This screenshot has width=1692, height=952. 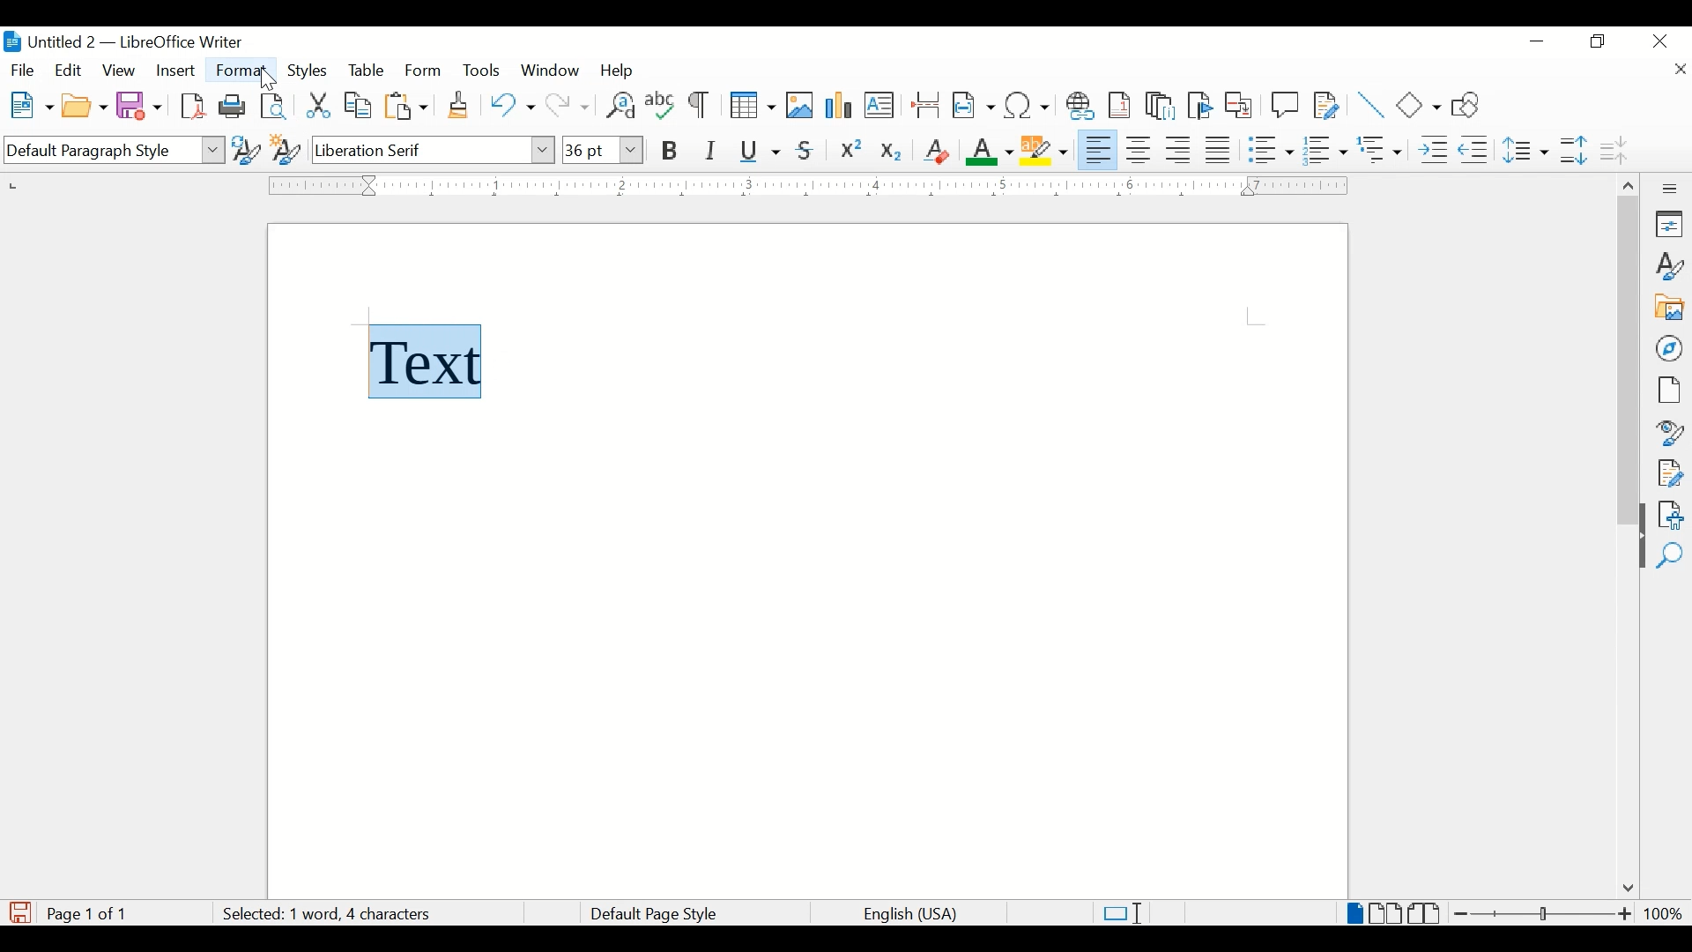 I want to click on scroll up arrow, so click(x=1626, y=182).